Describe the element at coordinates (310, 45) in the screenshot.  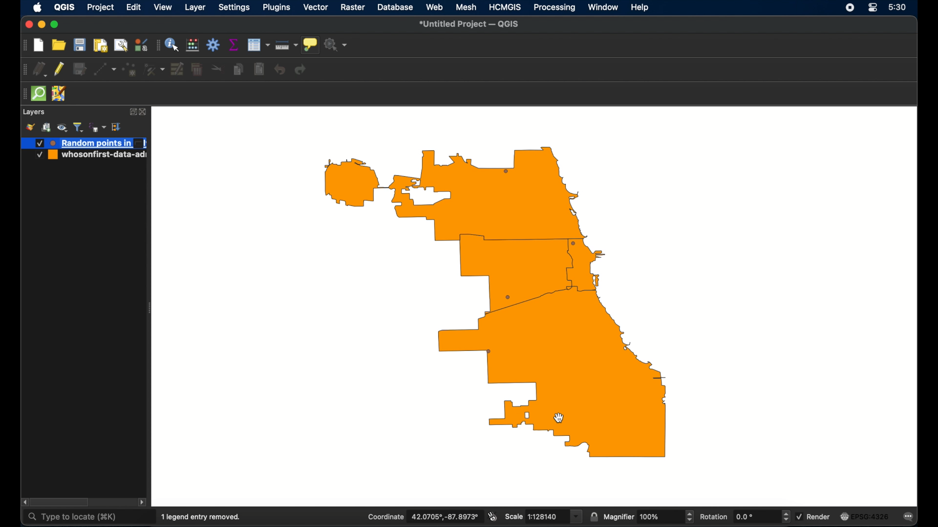
I see `show map  tips` at that location.